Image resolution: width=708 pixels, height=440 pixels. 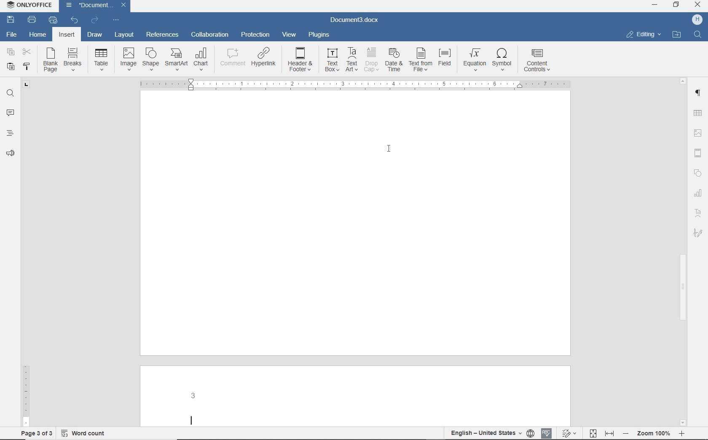 I want to click on PRINT, so click(x=32, y=20).